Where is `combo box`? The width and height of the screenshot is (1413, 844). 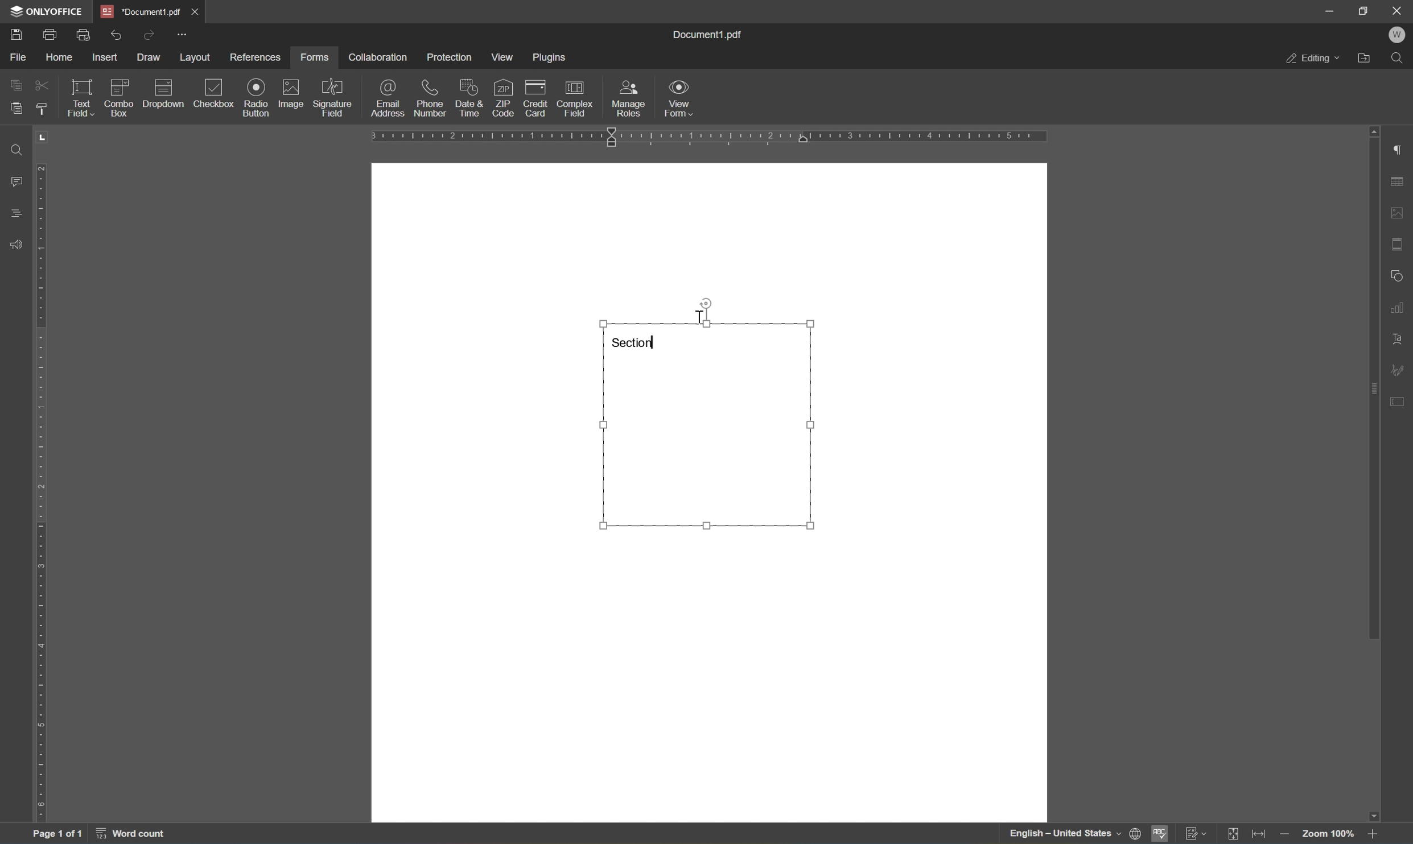 combo box is located at coordinates (120, 95).